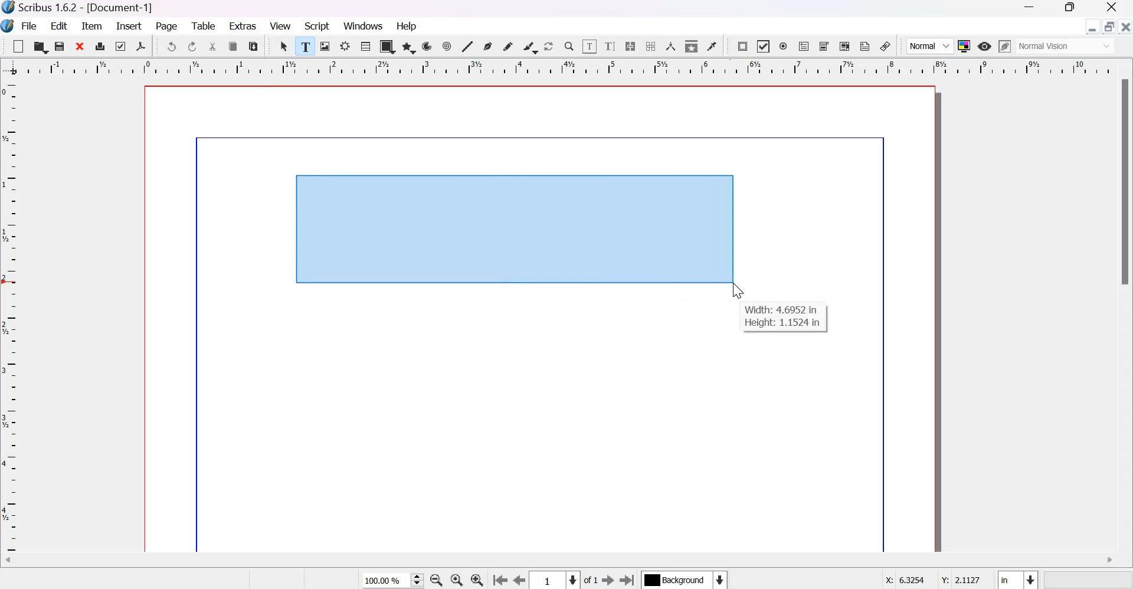 The image size is (1133, 589). I want to click on Select the current layer, so click(683, 580).